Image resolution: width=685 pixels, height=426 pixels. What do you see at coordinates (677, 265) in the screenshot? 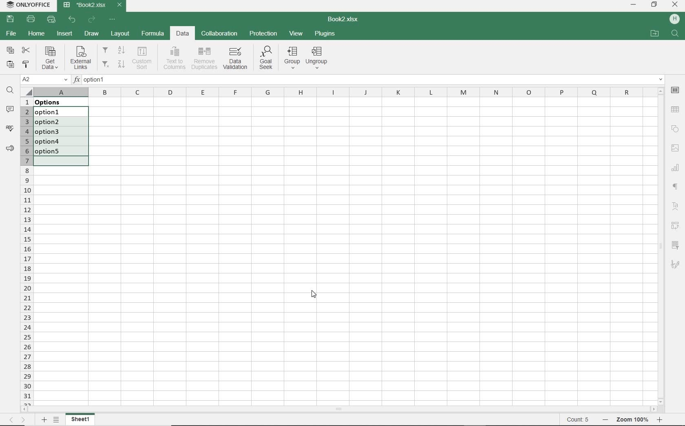
I see `sketch` at bounding box center [677, 265].